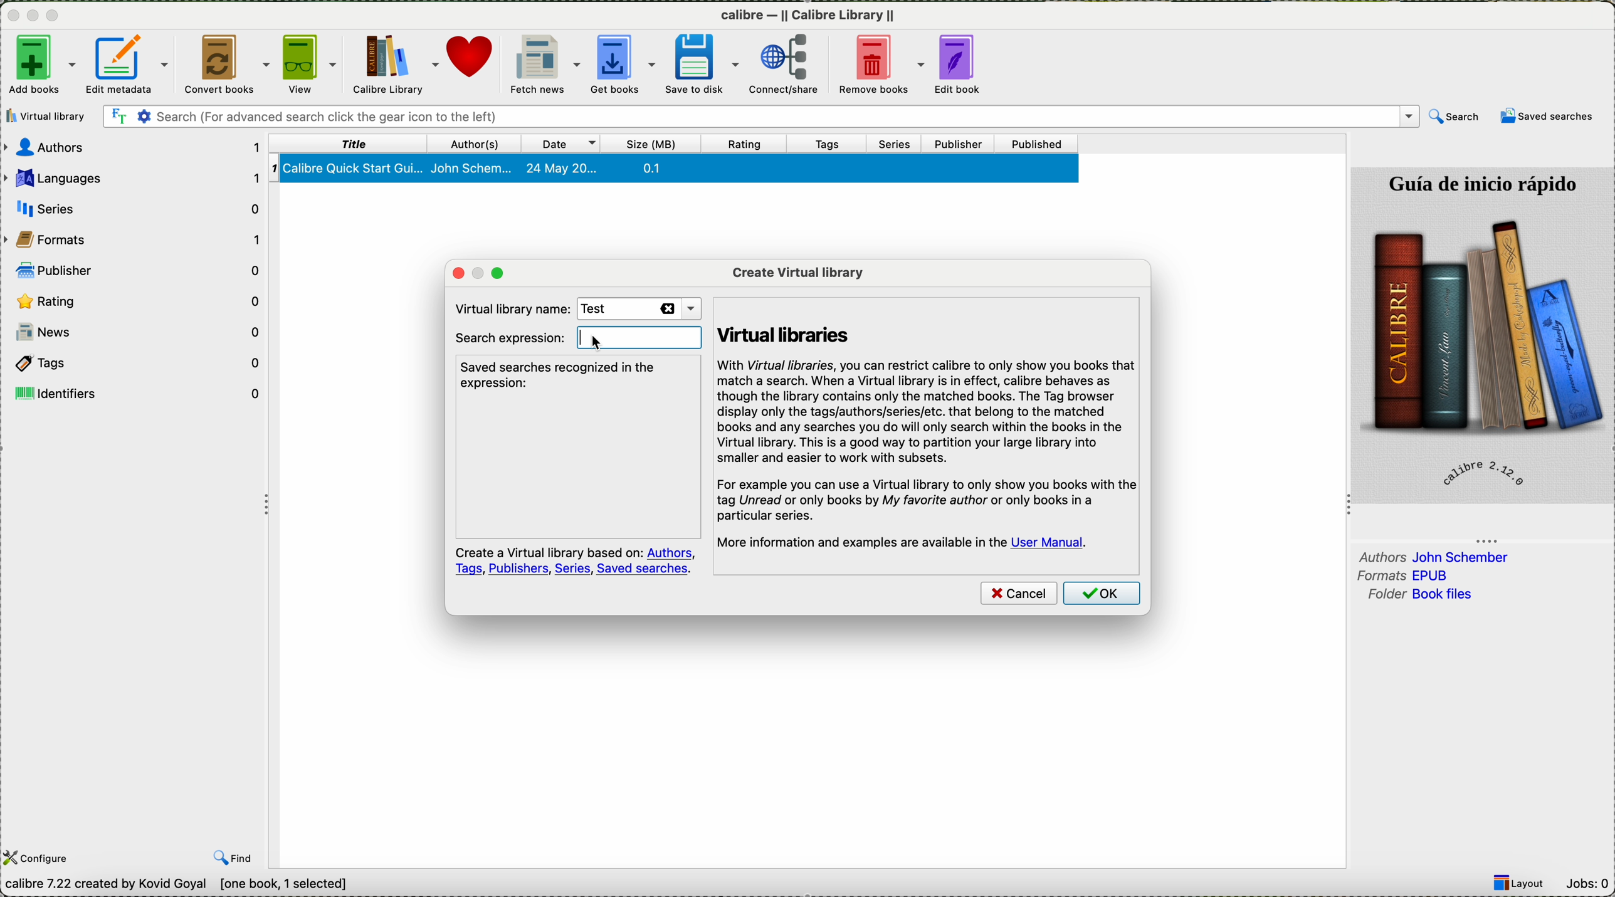 This screenshot has height=897, width=1615. Describe the element at coordinates (1481, 334) in the screenshot. I see `calibre quick start guide preview` at that location.